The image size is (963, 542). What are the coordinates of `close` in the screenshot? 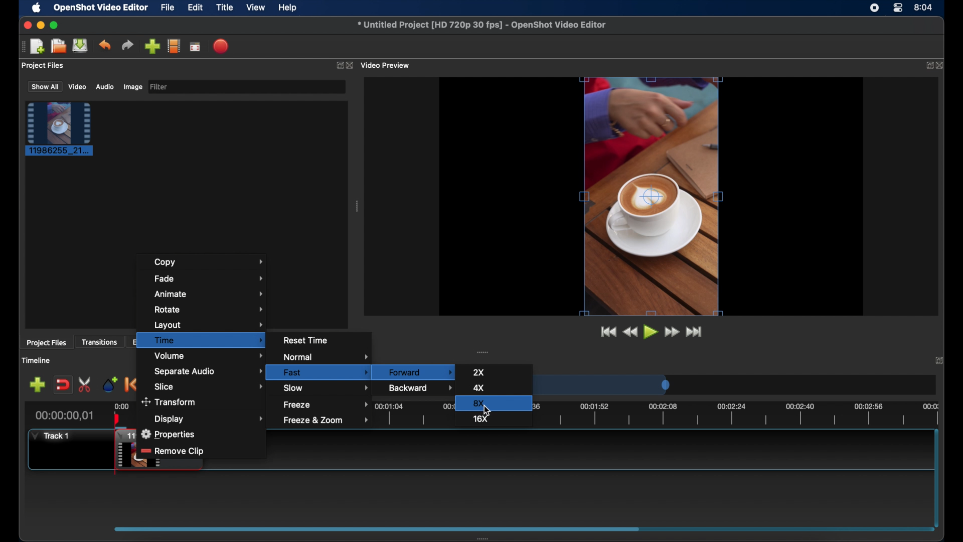 It's located at (942, 66).